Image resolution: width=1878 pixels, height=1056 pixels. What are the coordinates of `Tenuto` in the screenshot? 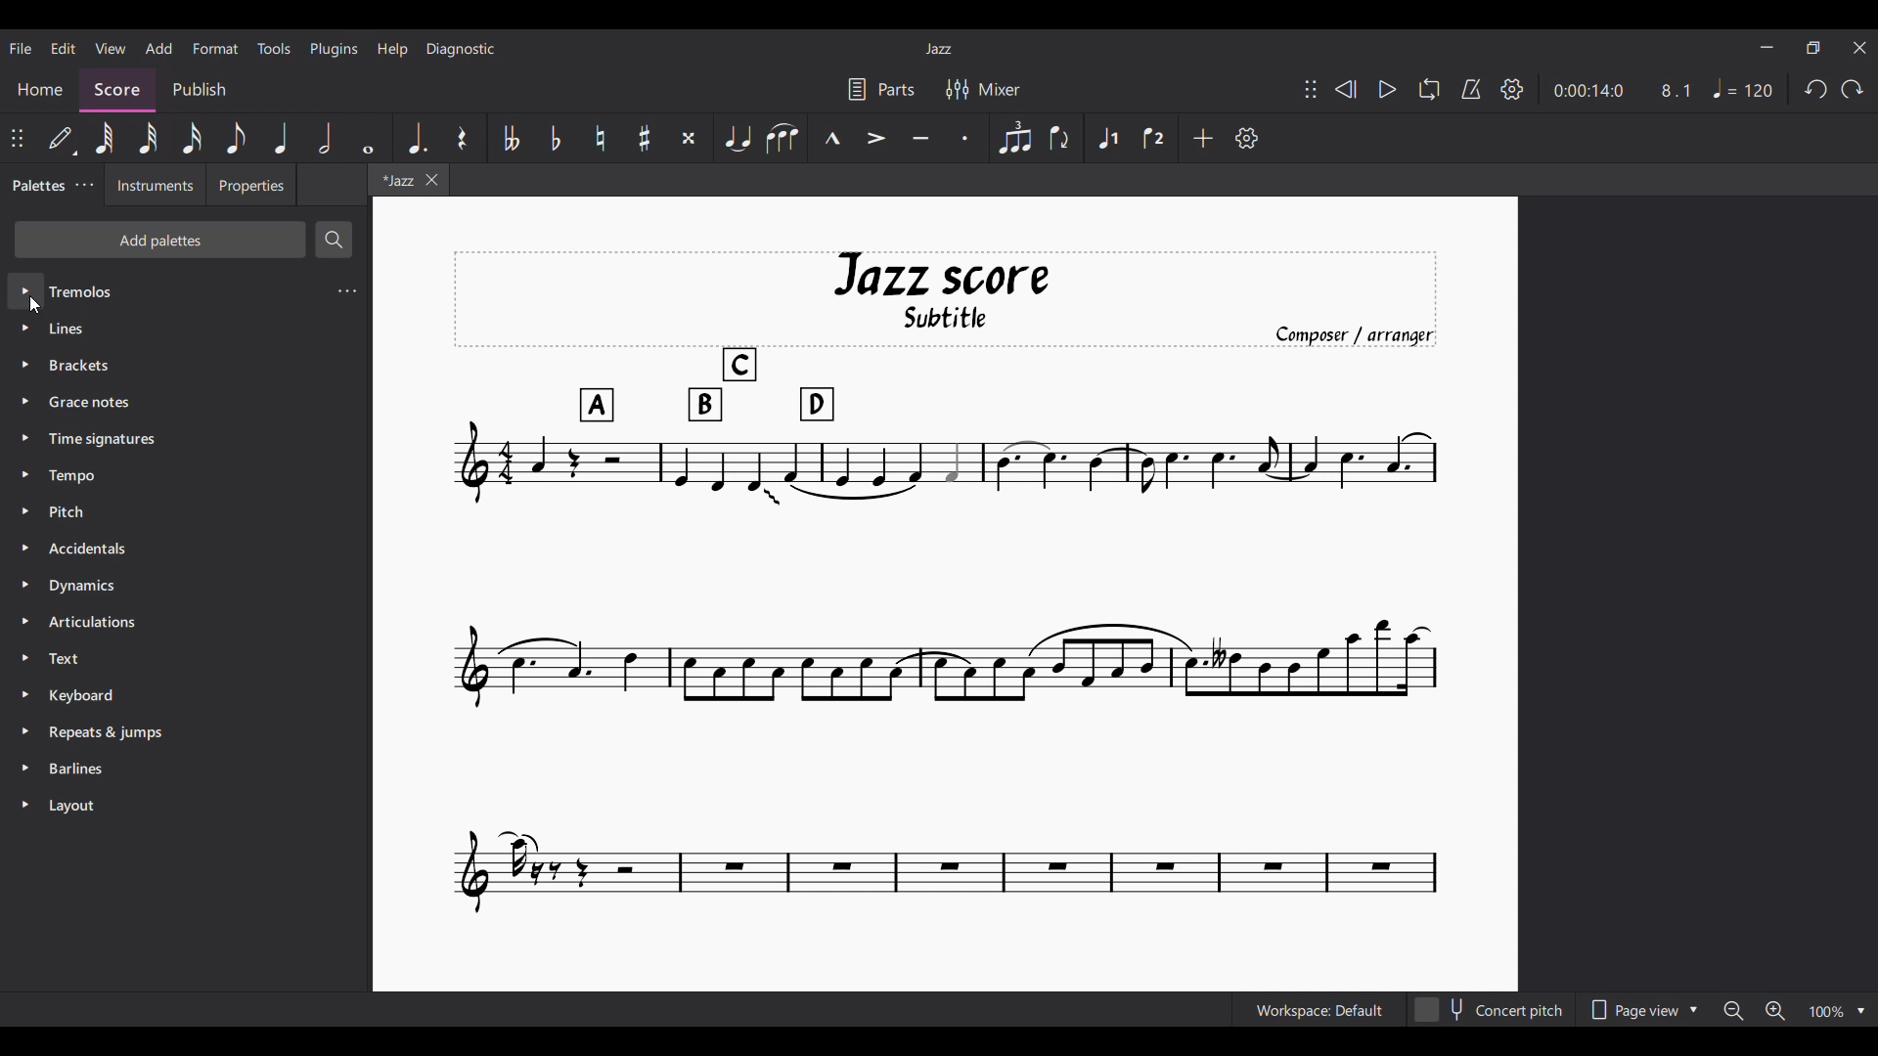 It's located at (920, 138).